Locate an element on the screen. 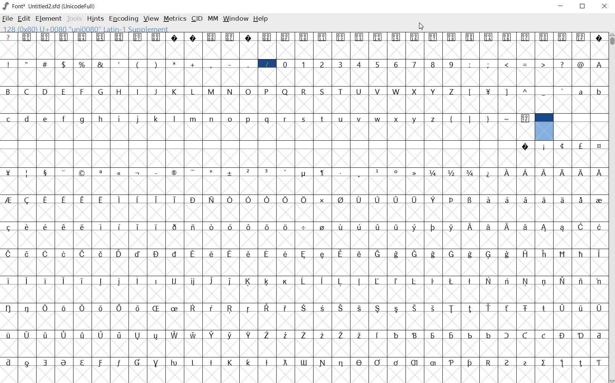 The width and height of the screenshot is (615, 383). G is located at coordinates (102, 92).